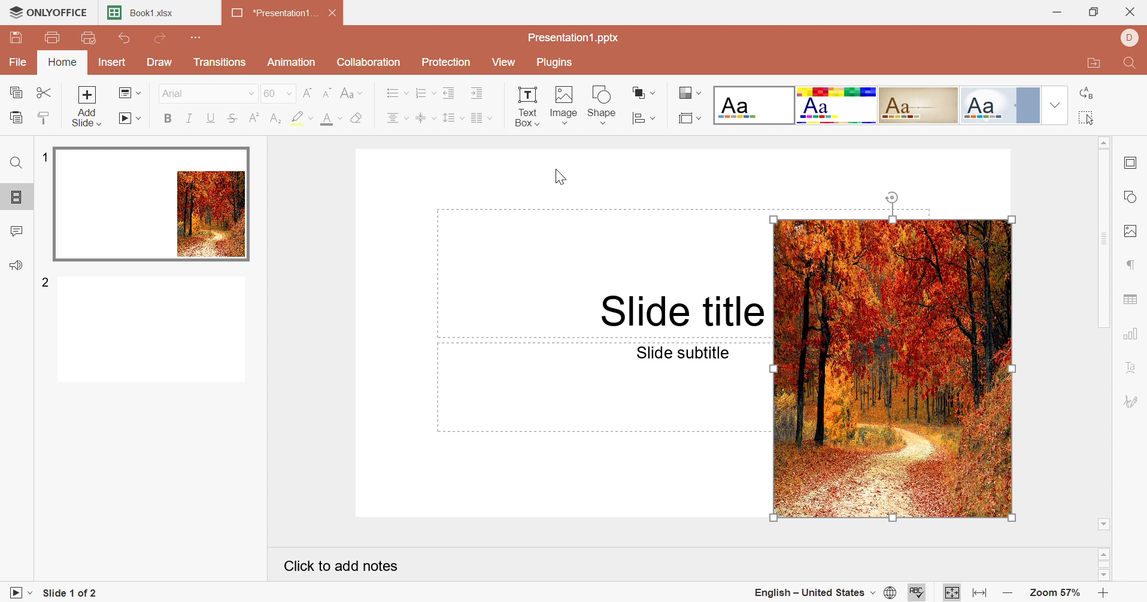  What do you see at coordinates (190, 118) in the screenshot?
I see `Italic` at bounding box center [190, 118].